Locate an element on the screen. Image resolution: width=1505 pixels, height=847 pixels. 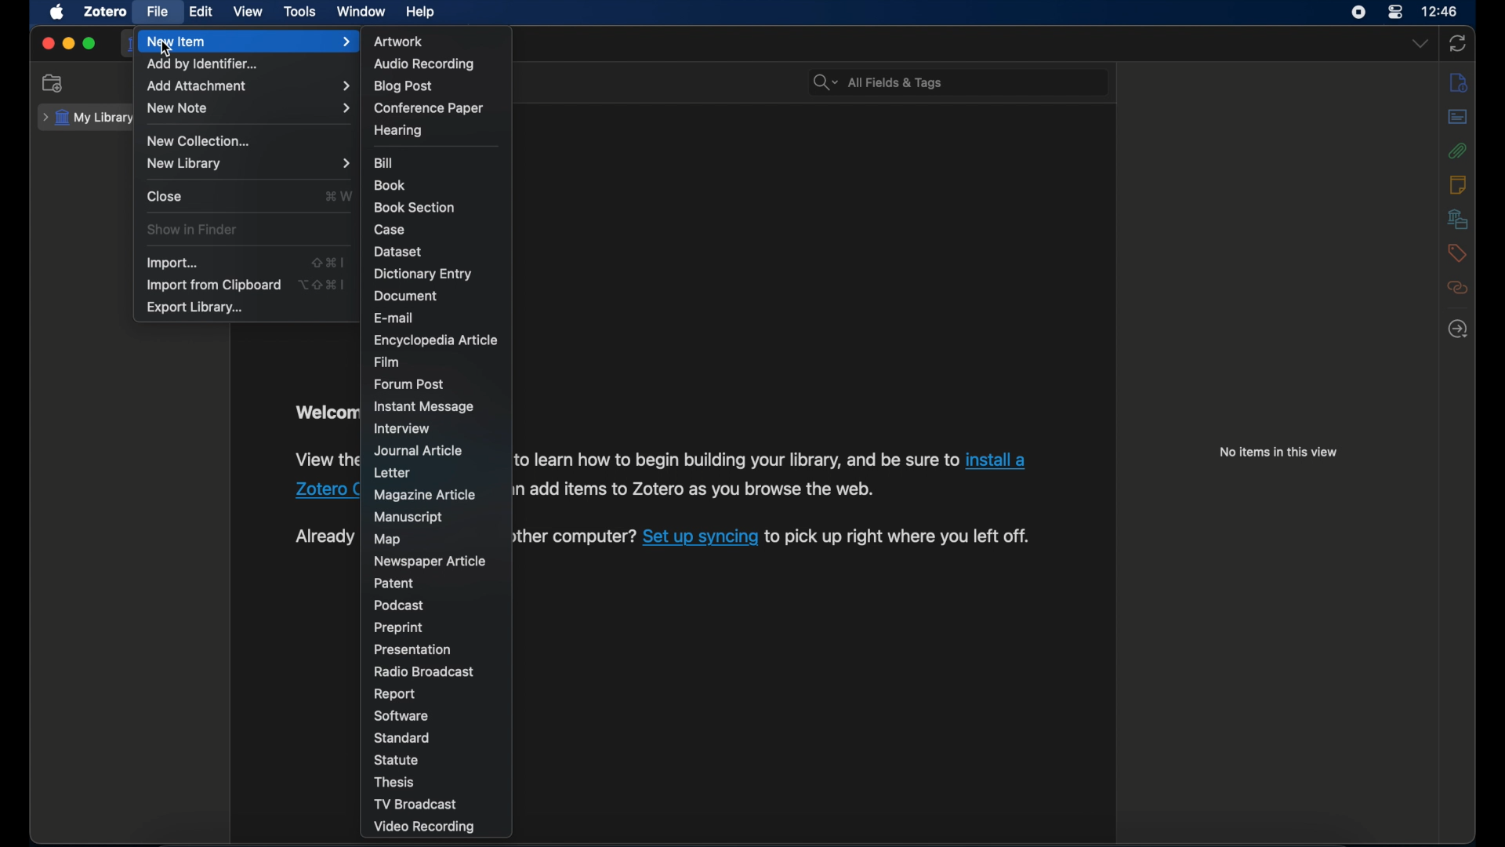
manuscript is located at coordinates (409, 517).